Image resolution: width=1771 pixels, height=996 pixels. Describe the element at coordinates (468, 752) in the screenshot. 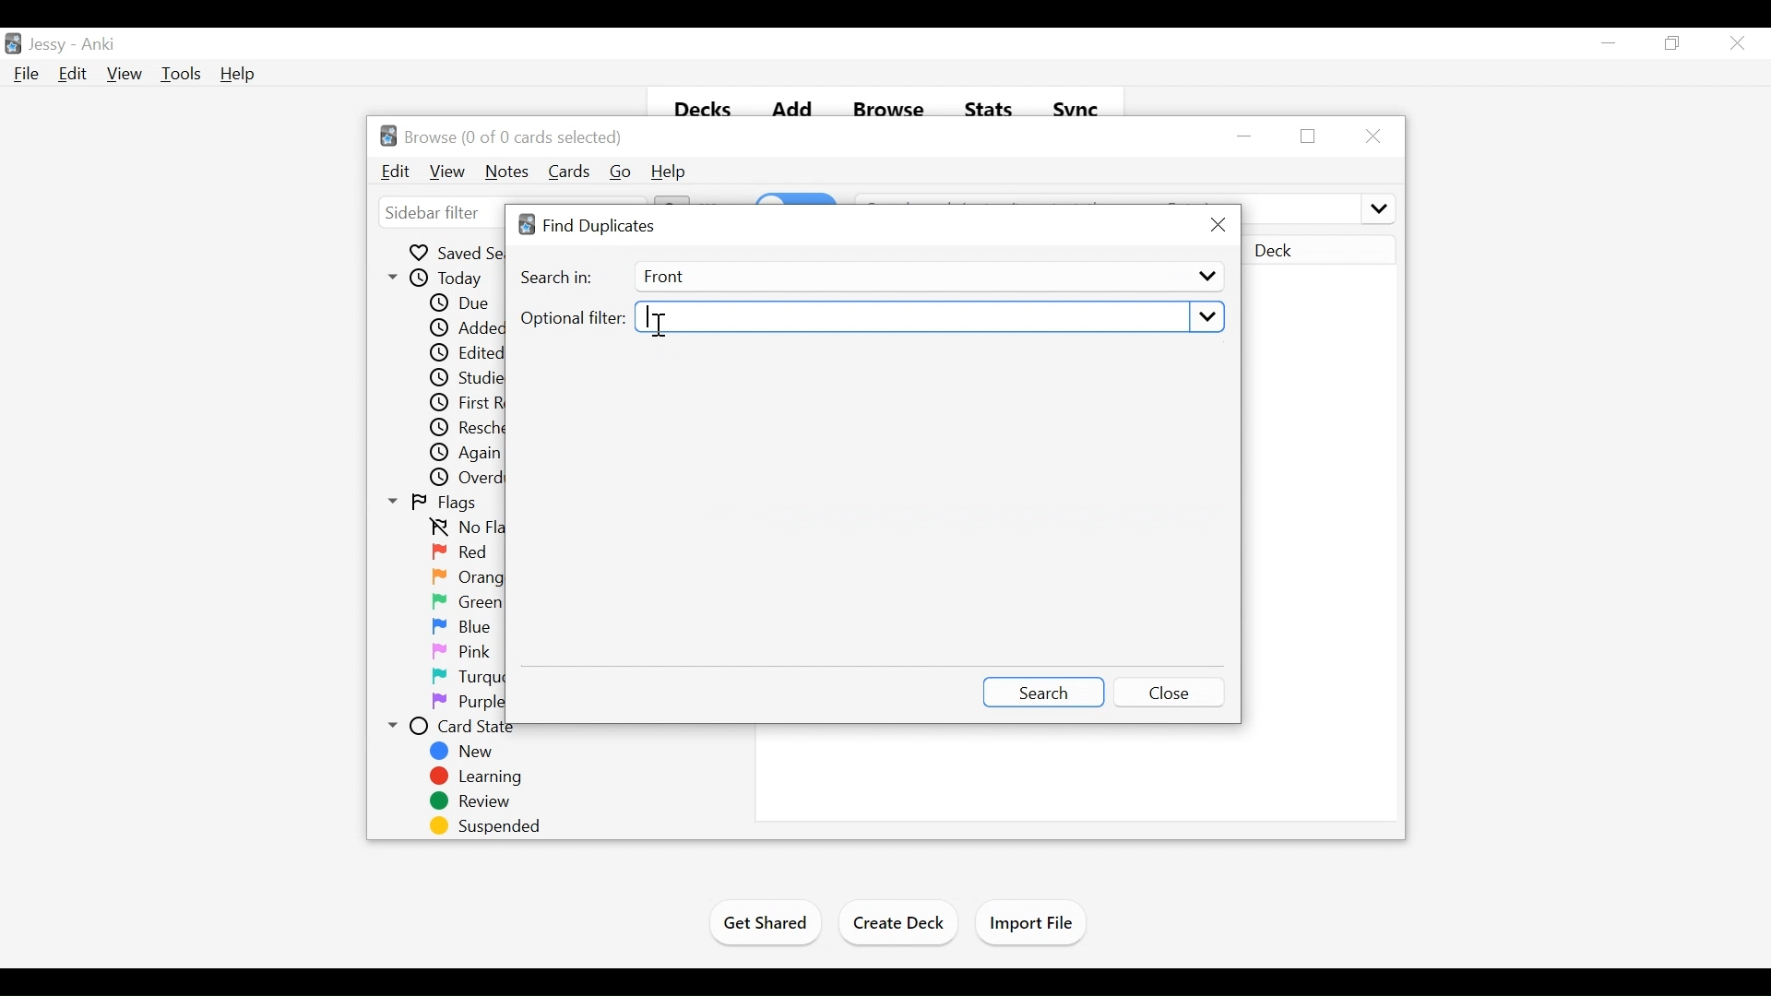

I see `New` at that location.